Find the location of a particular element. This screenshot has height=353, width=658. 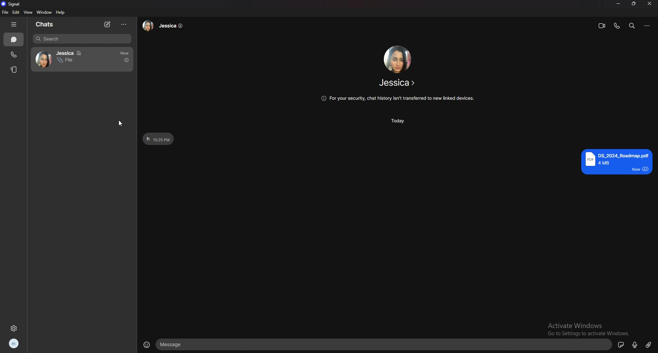

help is located at coordinates (61, 12).